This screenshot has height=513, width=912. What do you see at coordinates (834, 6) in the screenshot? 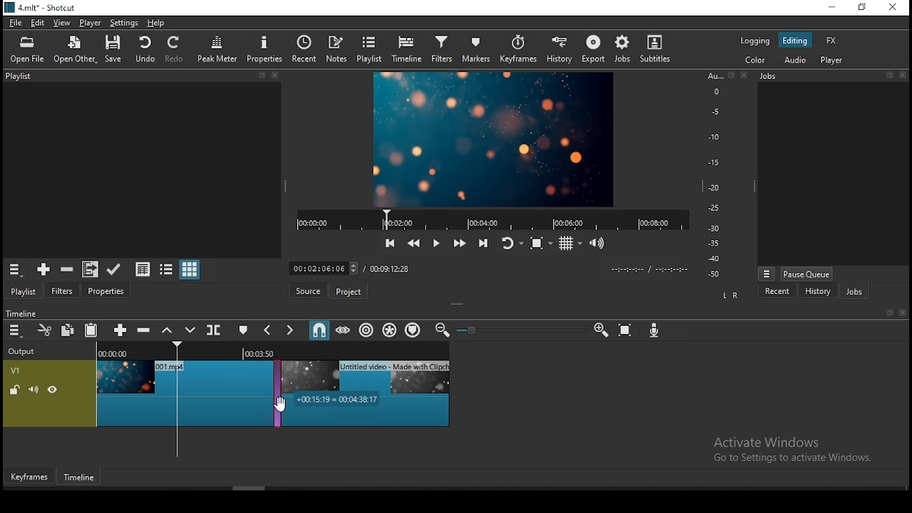
I see `minimize` at bounding box center [834, 6].